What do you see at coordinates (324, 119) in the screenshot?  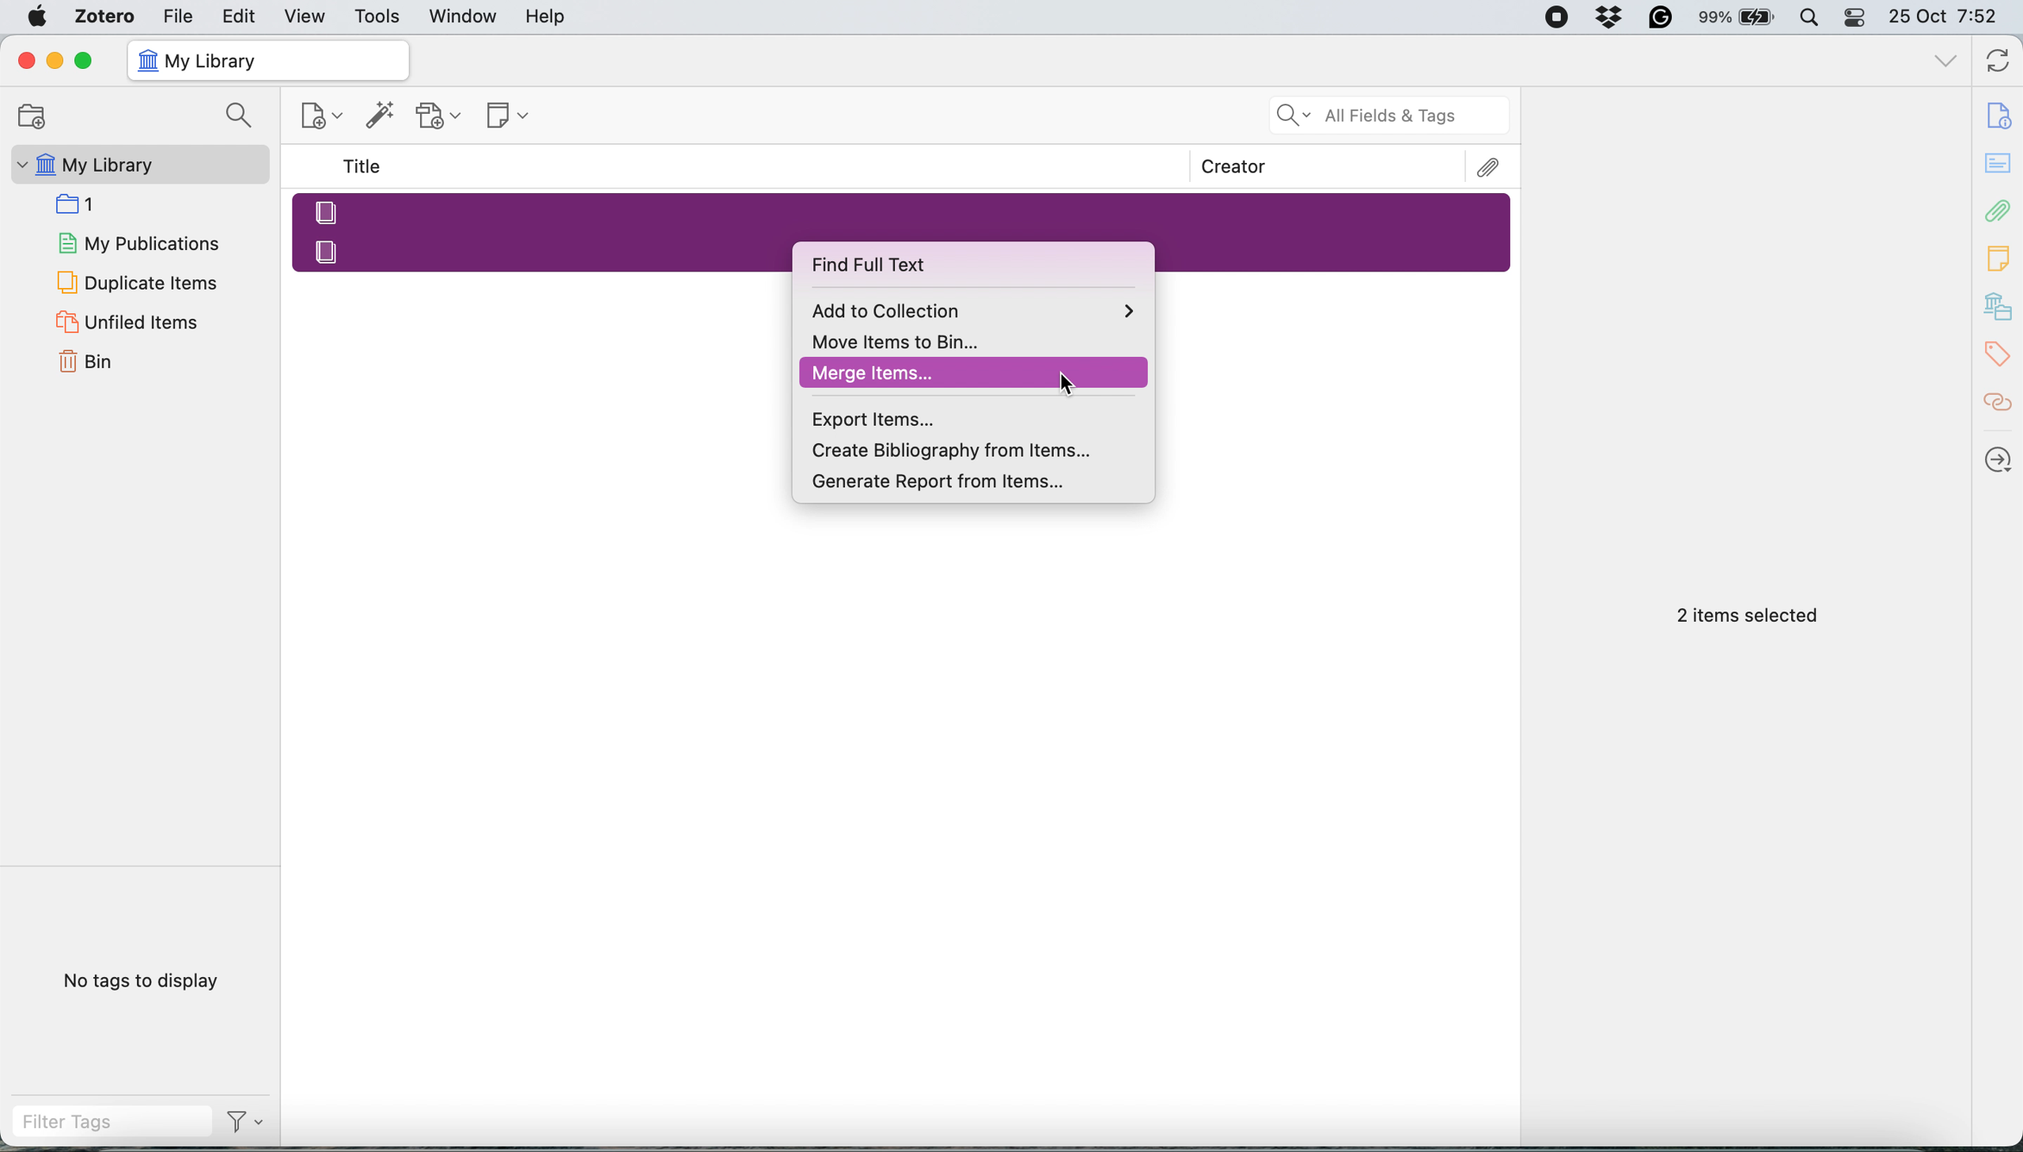 I see `New Item` at bounding box center [324, 119].